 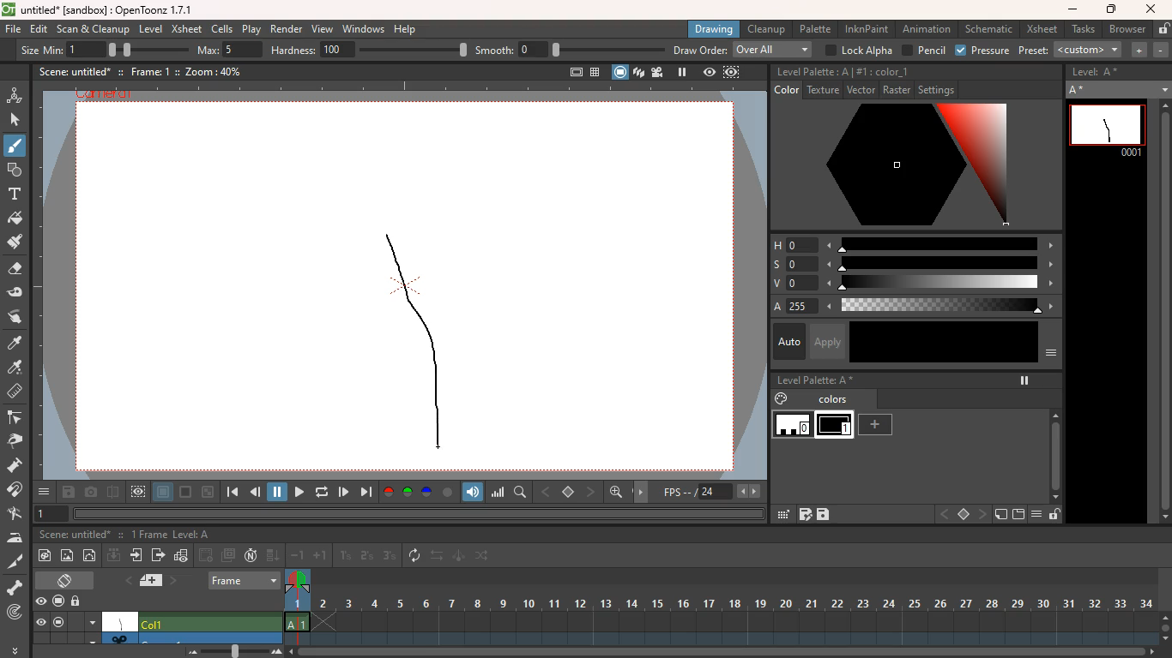 I want to click on select, so click(x=16, y=120).